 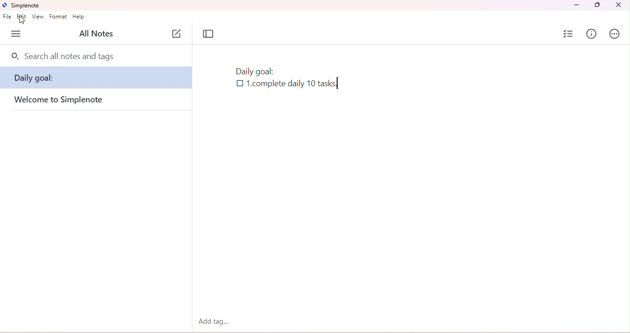 What do you see at coordinates (59, 17) in the screenshot?
I see `format` at bounding box center [59, 17].